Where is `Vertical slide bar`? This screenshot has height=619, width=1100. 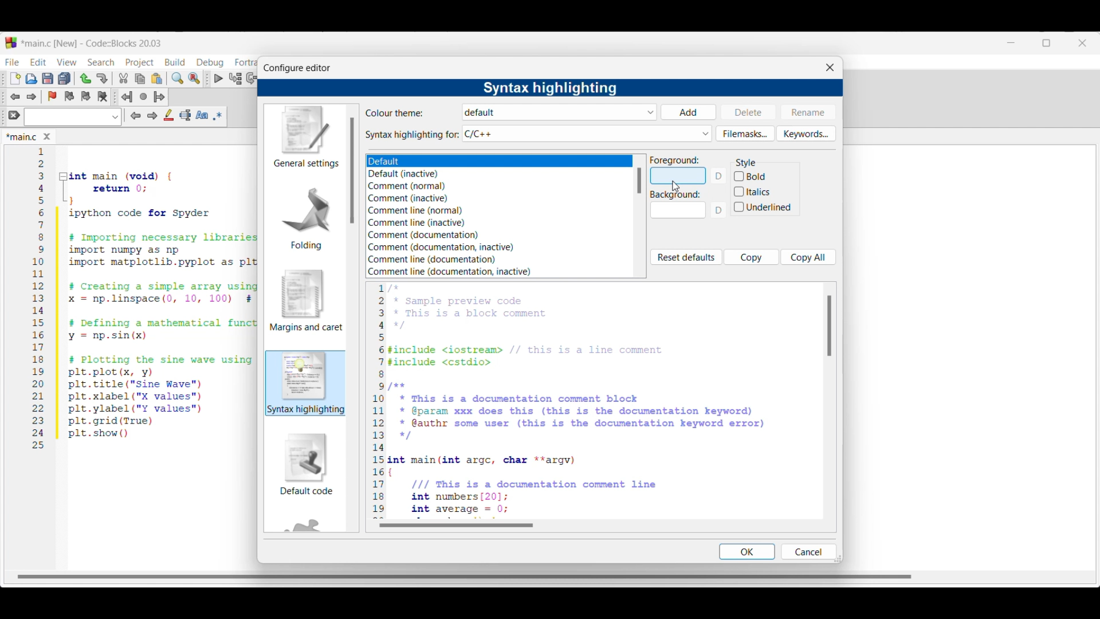
Vertical slide bar is located at coordinates (830, 326).